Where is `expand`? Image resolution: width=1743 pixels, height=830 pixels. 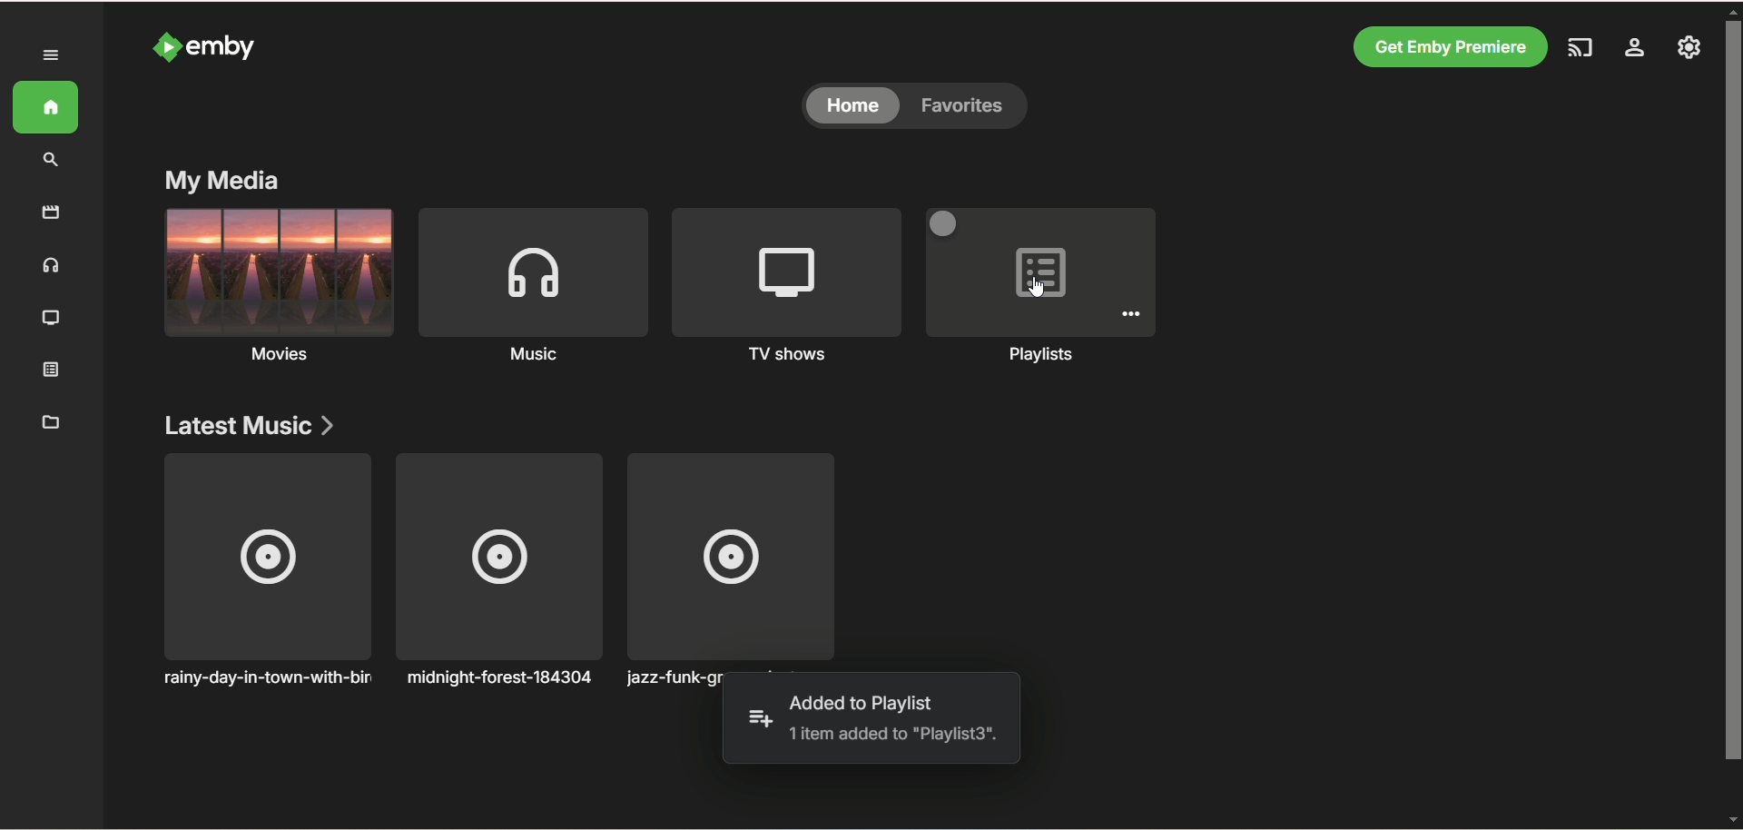 expand is located at coordinates (53, 55).